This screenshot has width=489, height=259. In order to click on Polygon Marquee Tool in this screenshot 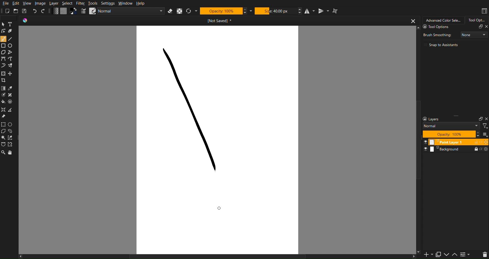, I will do `click(4, 132)`.